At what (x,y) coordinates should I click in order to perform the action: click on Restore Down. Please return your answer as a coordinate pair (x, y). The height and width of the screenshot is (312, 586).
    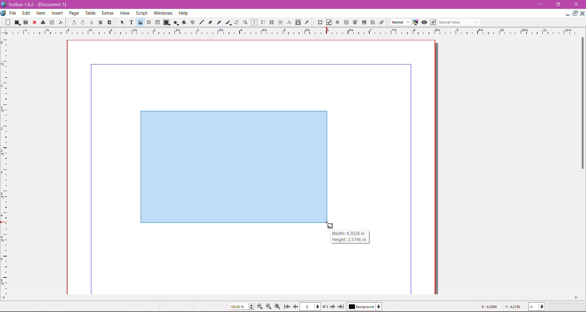
    Looking at the image, I should click on (558, 4).